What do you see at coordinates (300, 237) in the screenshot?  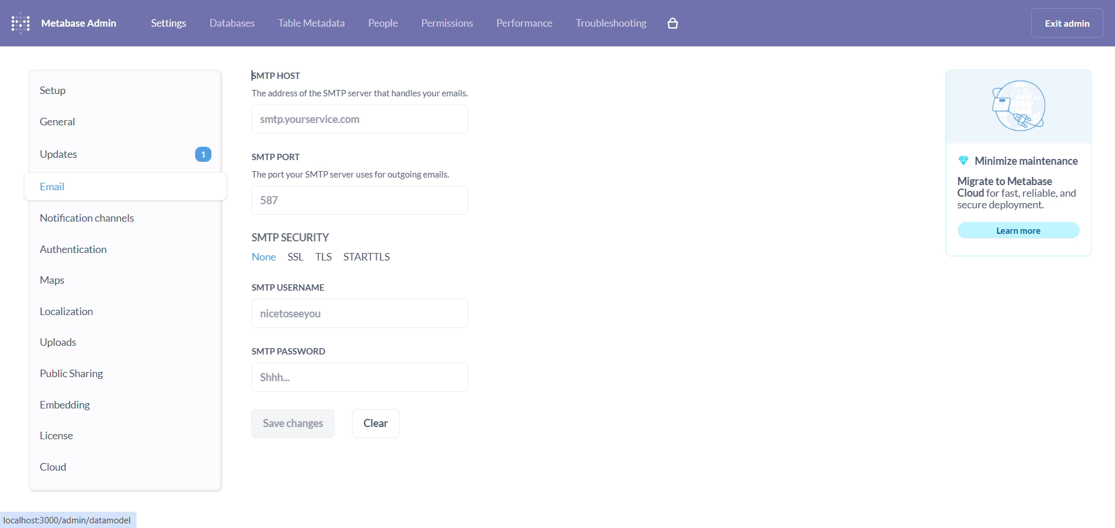 I see `SMTP security heading` at bounding box center [300, 237].